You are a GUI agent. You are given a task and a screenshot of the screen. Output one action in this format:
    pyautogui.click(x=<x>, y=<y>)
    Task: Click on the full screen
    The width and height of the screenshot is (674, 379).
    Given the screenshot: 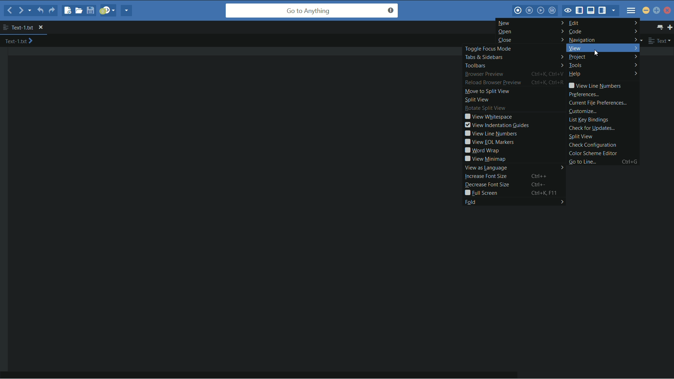 What is the action you would take?
    pyautogui.click(x=481, y=194)
    